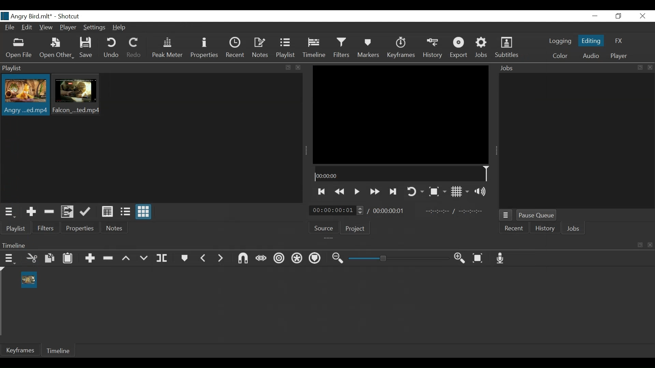  I want to click on Show volume control, so click(482, 191).